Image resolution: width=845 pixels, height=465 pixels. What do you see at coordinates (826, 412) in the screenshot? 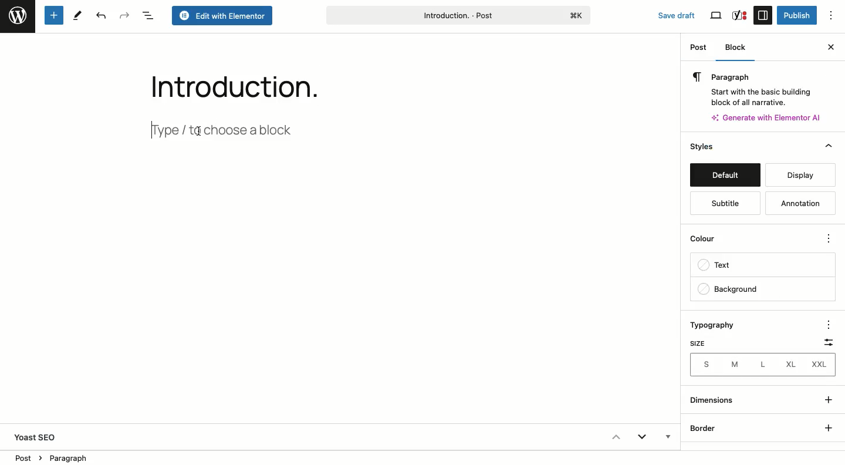
I see `Show` at bounding box center [826, 412].